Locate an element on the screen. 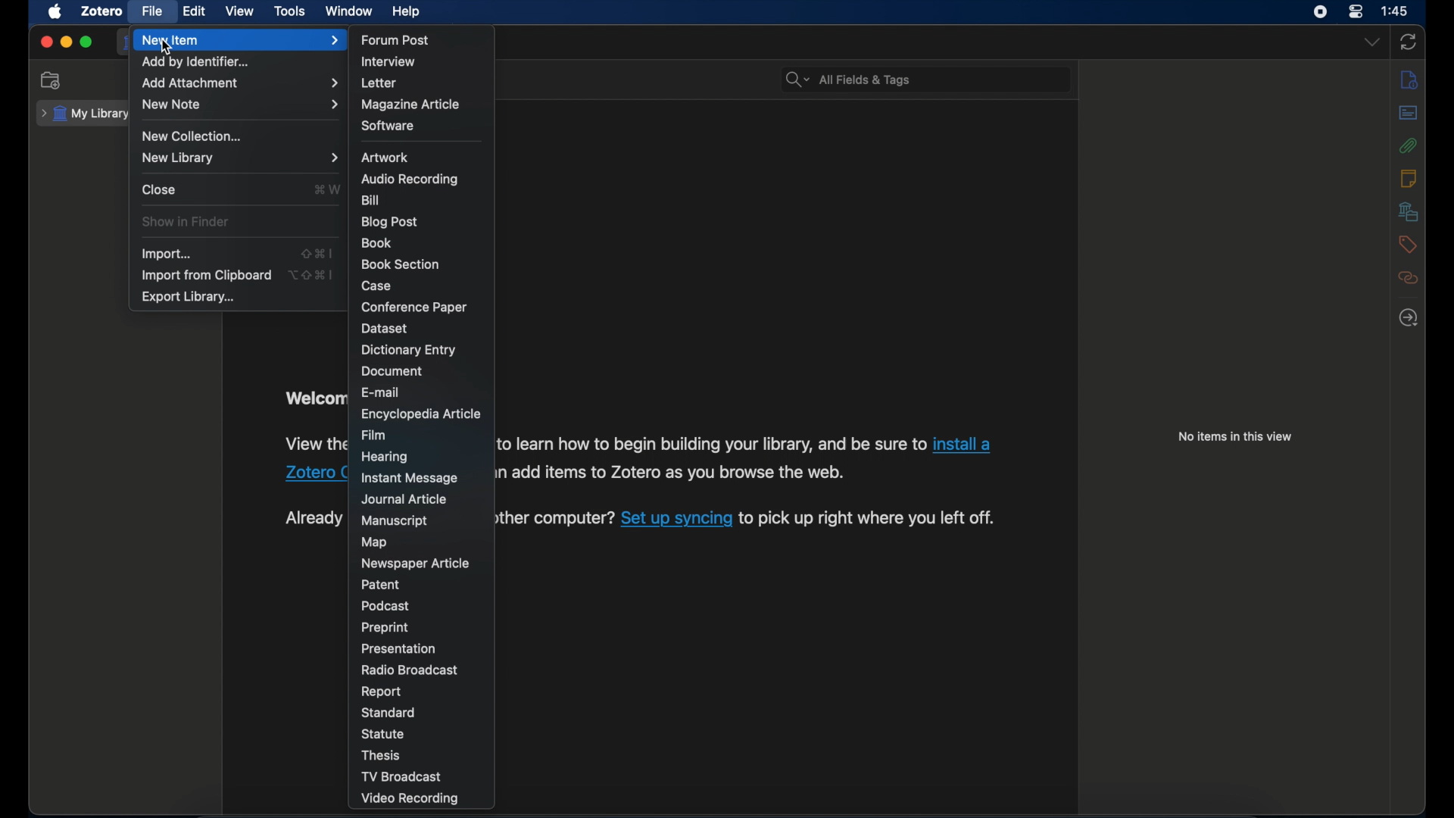 The height and width of the screenshot is (818, 1454). book section is located at coordinates (400, 264).